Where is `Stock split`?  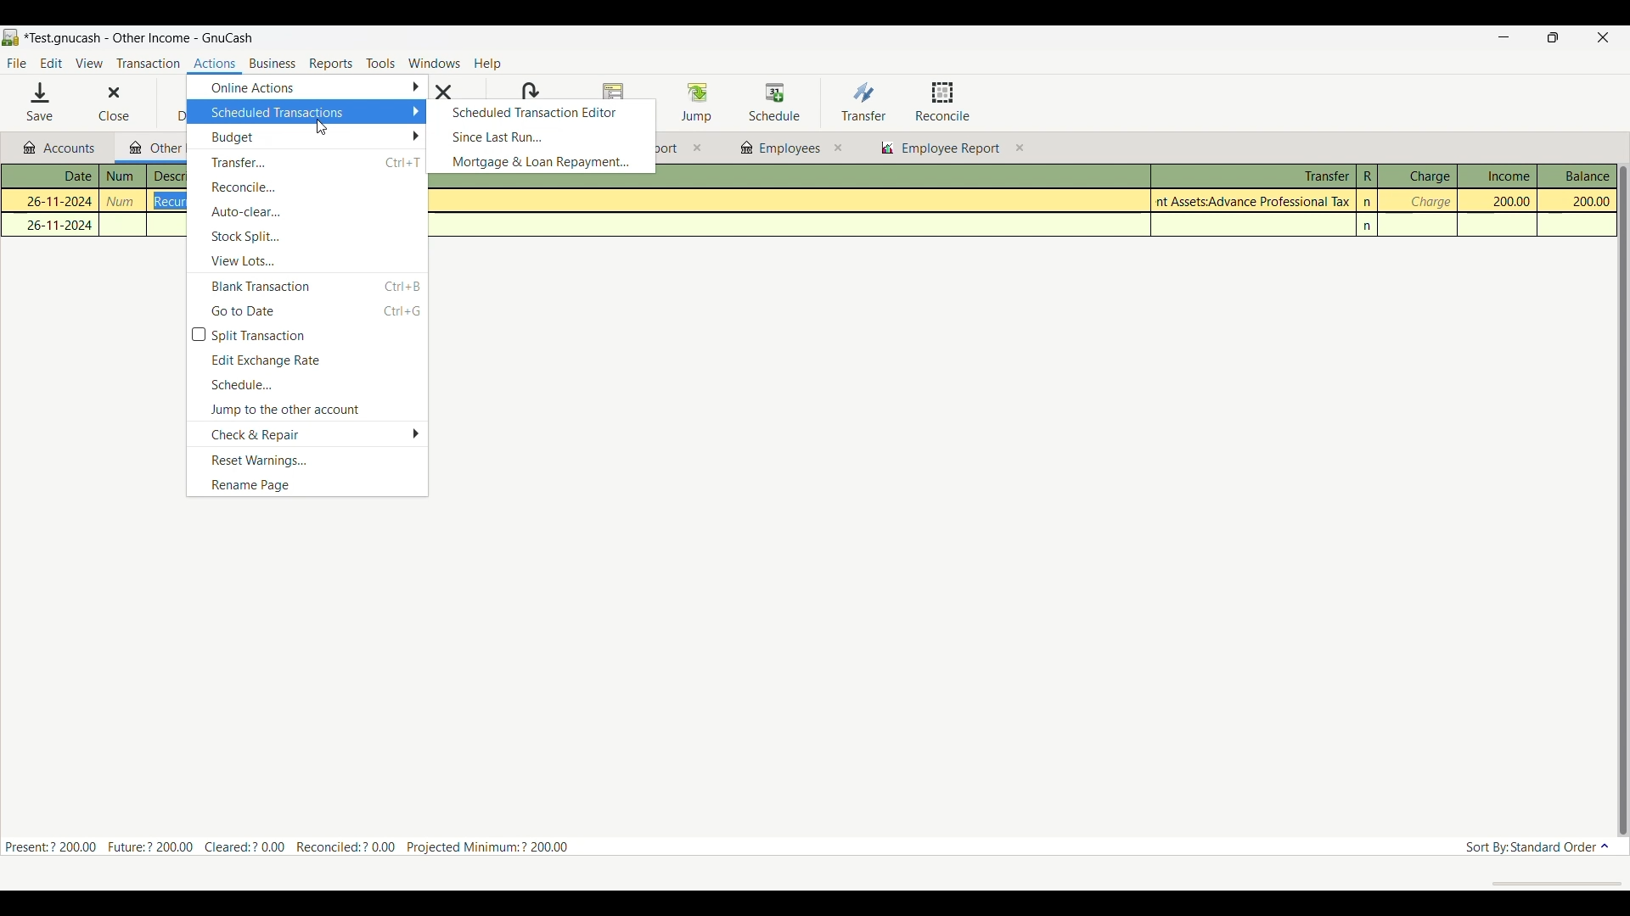 Stock split is located at coordinates (307, 236).